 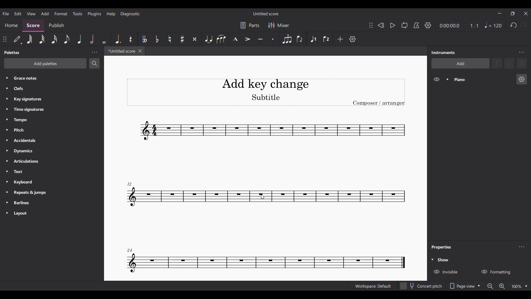 What do you see at coordinates (513, 25) in the screenshot?
I see `Undo` at bounding box center [513, 25].